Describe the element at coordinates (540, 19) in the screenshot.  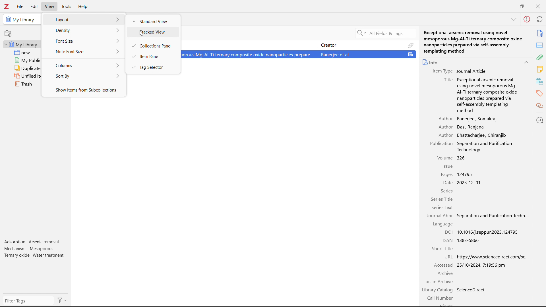
I see `sync with zotero.org` at that location.